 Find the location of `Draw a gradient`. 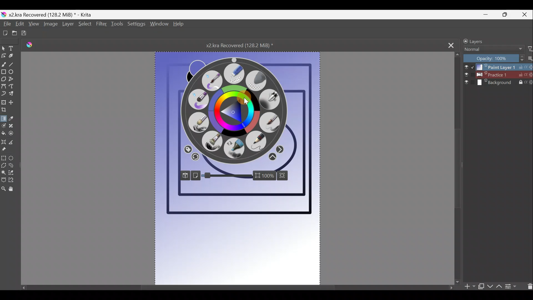

Draw a gradient is located at coordinates (4, 117).